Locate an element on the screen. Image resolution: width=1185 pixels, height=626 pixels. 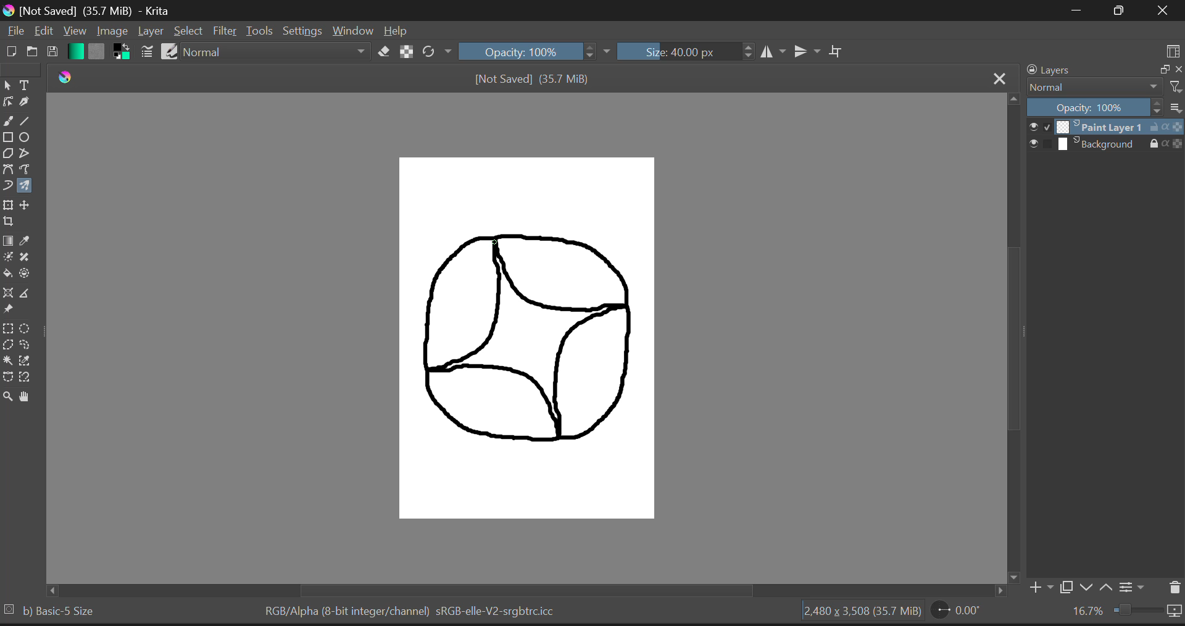
 is located at coordinates (8, 609).